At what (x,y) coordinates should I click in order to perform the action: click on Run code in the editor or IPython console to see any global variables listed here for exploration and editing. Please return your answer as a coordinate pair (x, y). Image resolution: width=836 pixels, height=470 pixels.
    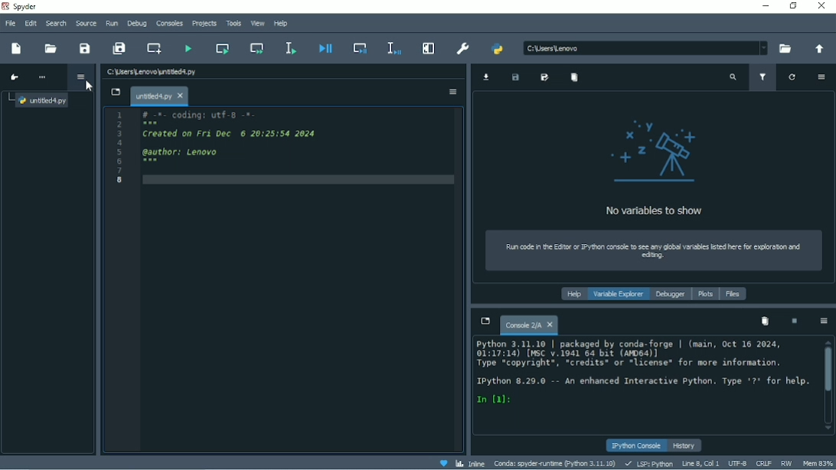
    Looking at the image, I should click on (652, 253).